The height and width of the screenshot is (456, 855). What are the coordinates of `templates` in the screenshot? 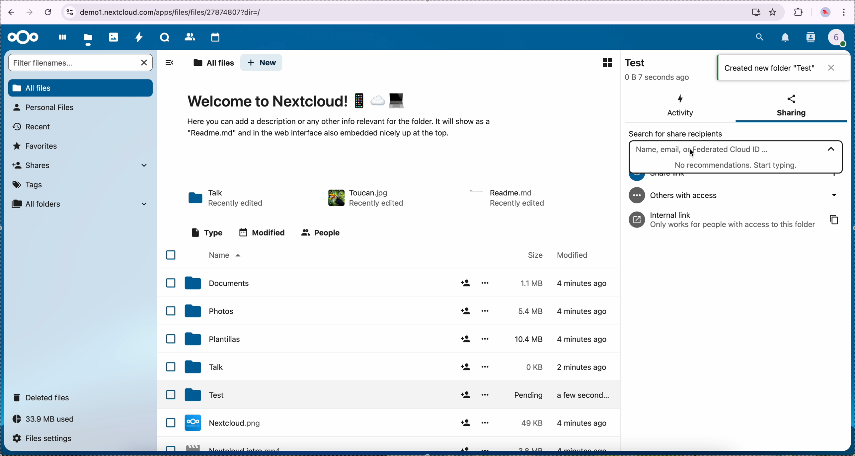 It's located at (398, 337).